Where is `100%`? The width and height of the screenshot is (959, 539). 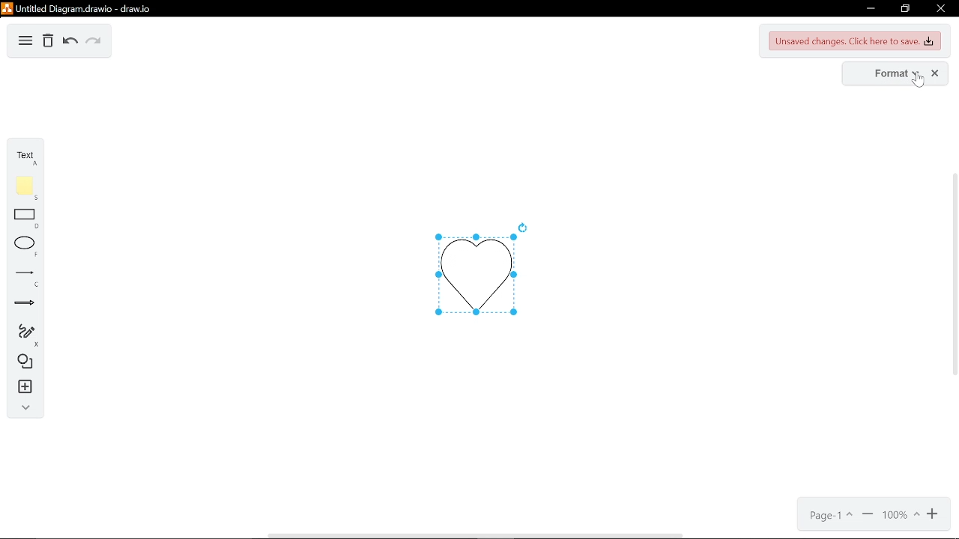
100% is located at coordinates (903, 515).